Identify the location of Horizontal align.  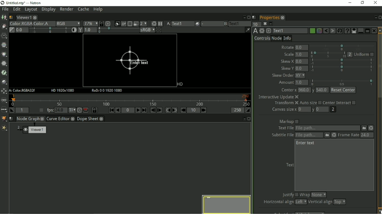
(277, 202).